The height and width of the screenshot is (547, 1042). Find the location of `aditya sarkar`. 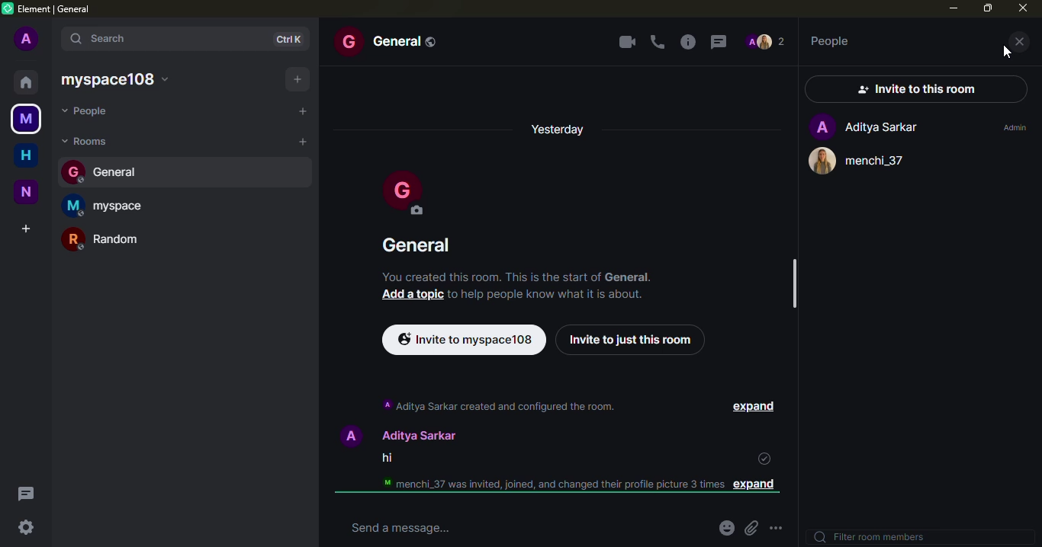

aditya sarkar is located at coordinates (866, 126).